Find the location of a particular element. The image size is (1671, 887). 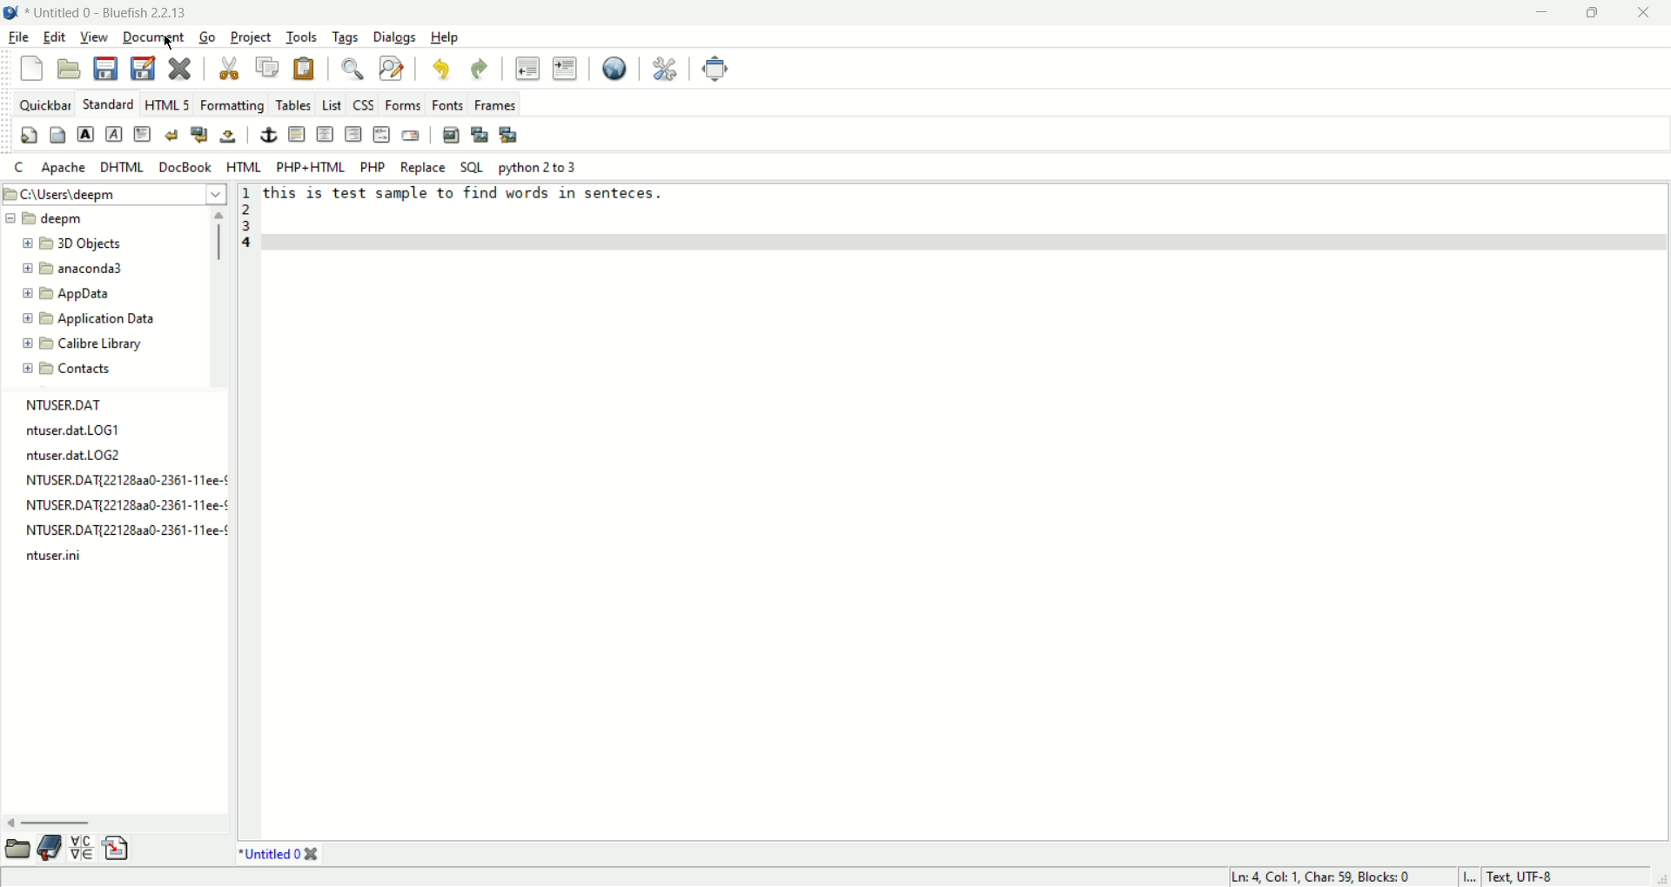

NTUSER.DAT{221283a0-2361-11ee- is located at coordinates (125, 481).